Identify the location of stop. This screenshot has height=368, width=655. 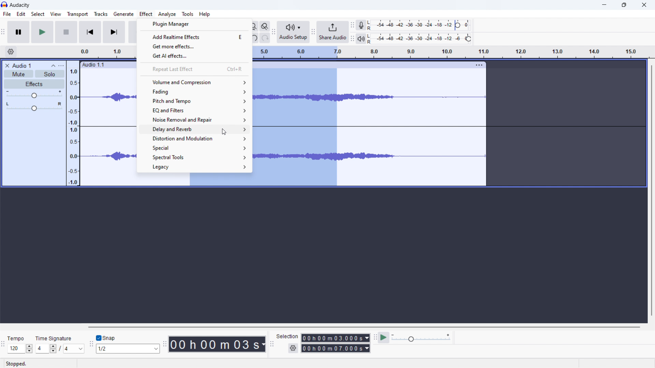
(66, 32).